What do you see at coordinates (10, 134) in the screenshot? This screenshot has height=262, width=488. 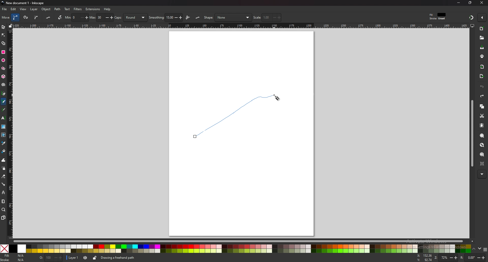 I see `vertical scale` at bounding box center [10, 134].